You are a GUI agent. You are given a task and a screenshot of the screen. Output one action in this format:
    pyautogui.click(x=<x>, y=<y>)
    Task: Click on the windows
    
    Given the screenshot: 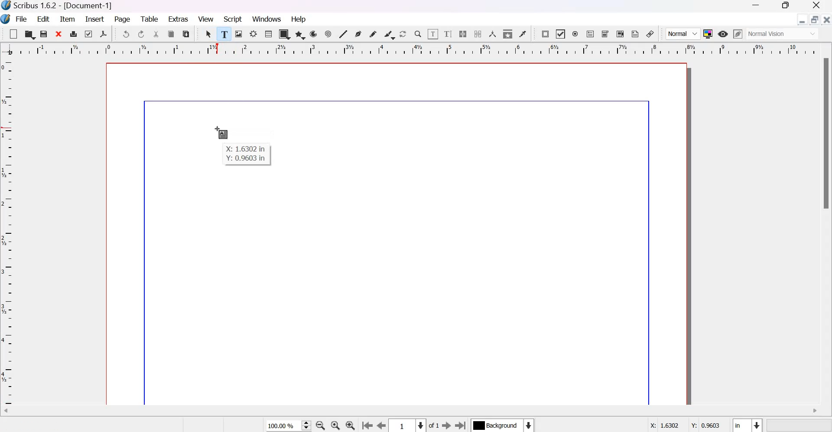 What is the action you would take?
    pyautogui.click(x=268, y=19)
    